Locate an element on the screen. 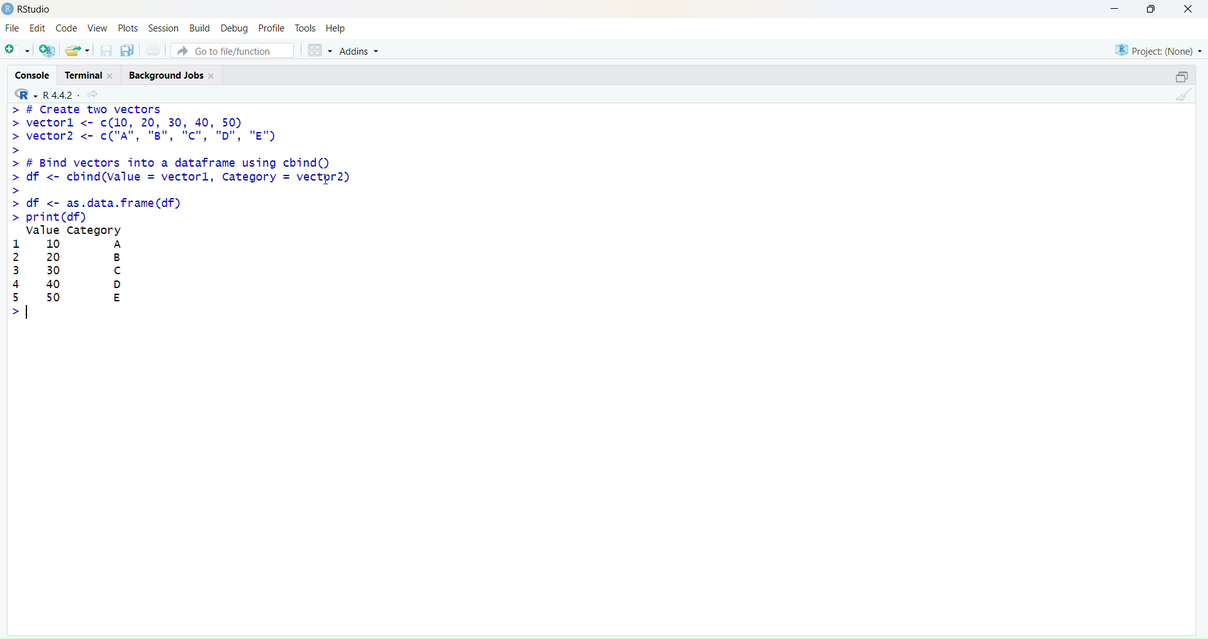  Terminal is located at coordinates (87, 75).